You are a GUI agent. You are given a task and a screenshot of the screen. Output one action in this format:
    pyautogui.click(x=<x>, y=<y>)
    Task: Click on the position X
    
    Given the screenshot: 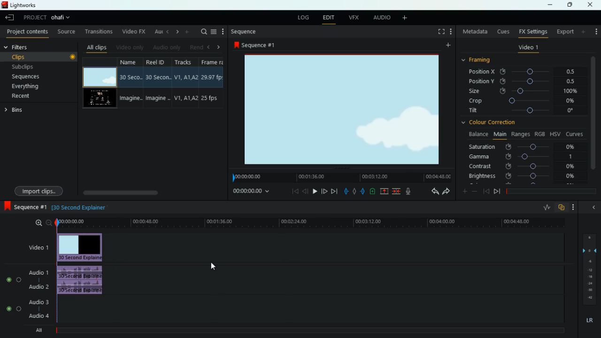 What is the action you would take?
    pyautogui.click(x=521, y=72)
    